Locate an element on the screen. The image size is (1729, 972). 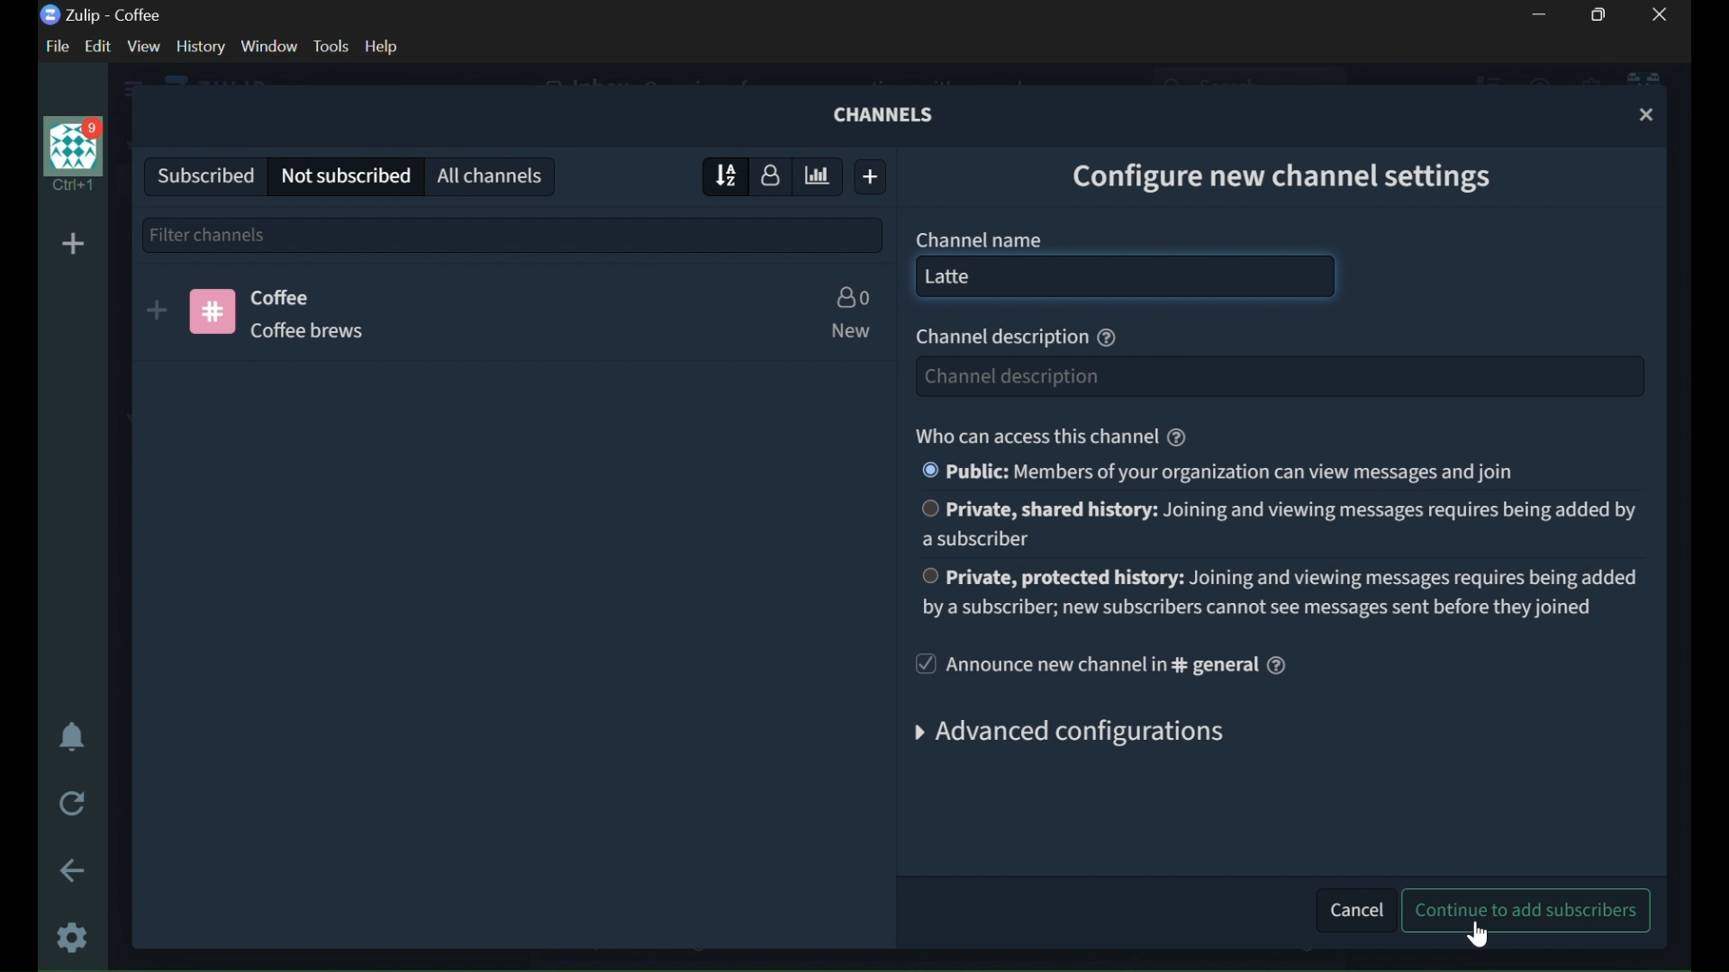
TOOLS is located at coordinates (330, 46).